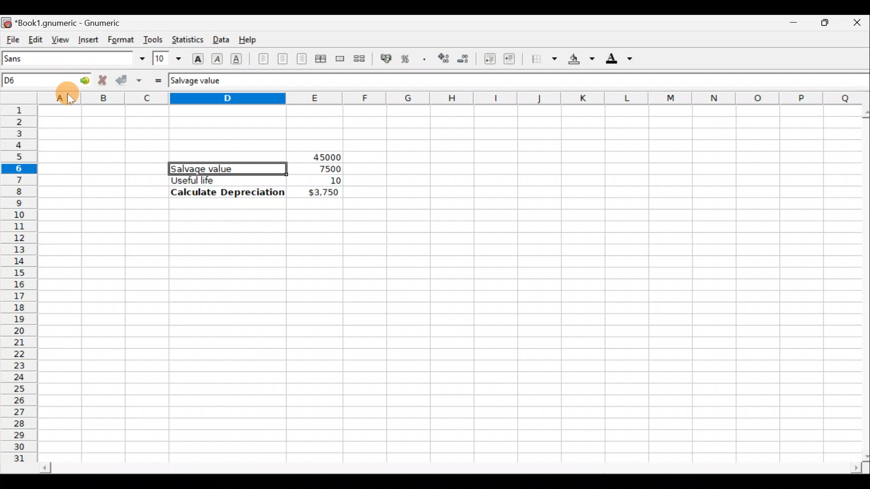 Image resolution: width=870 pixels, height=489 pixels. Describe the element at coordinates (443, 59) in the screenshot. I see `Increase the number of decimals` at that location.